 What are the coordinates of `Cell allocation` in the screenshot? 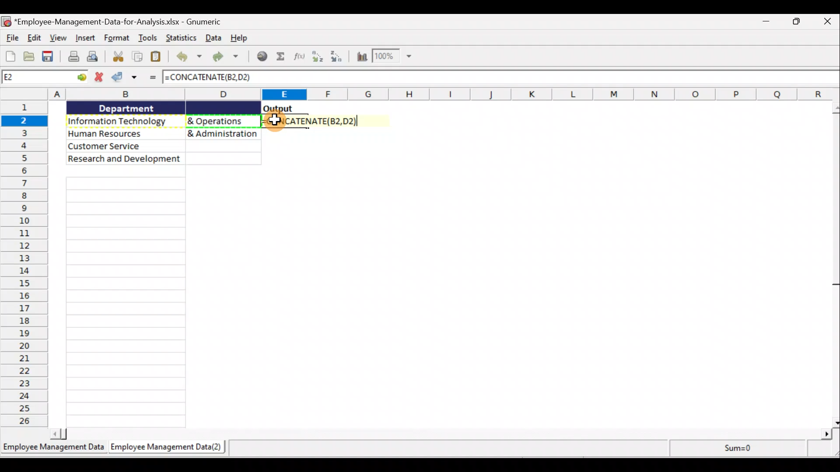 It's located at (44, 76).